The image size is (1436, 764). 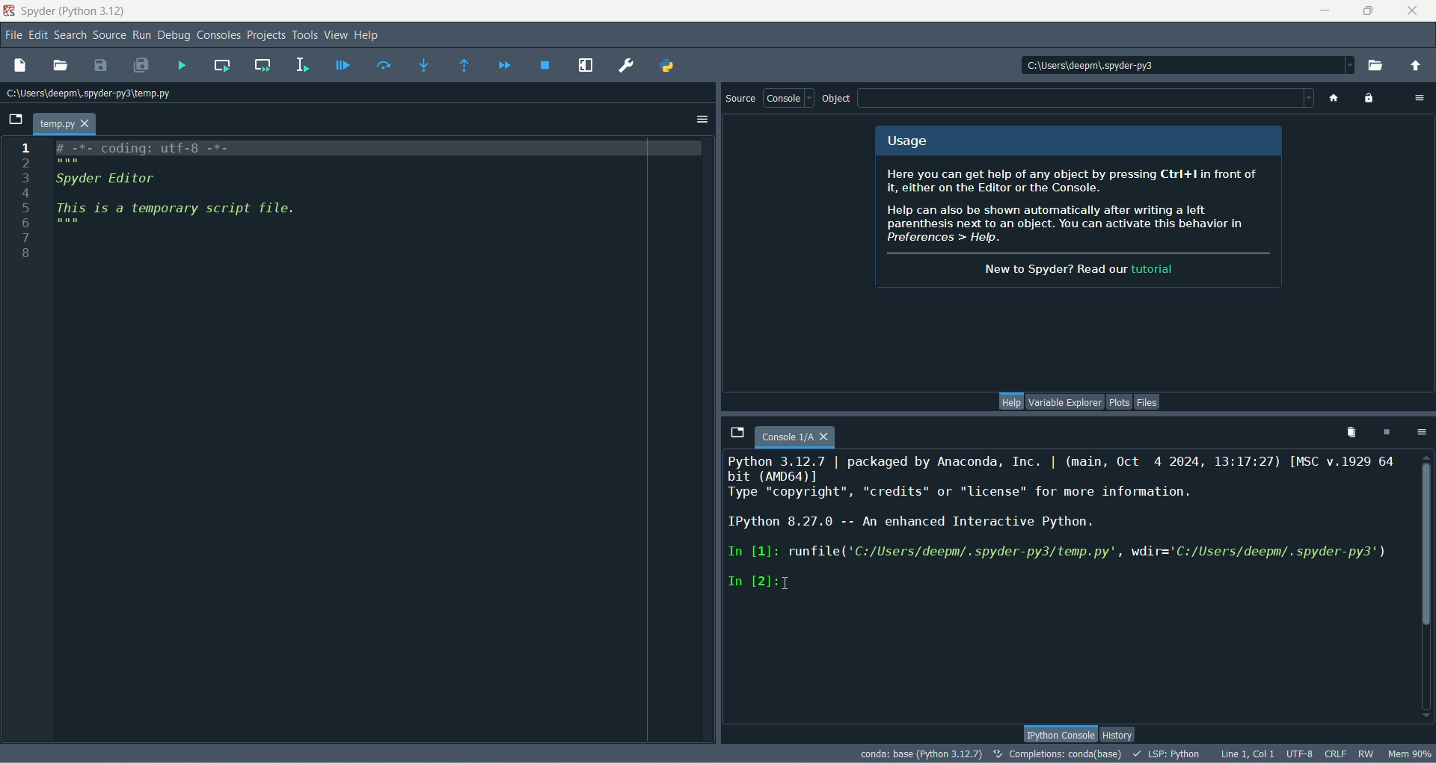 I want to click on numbers, so click(x=26, y=200).